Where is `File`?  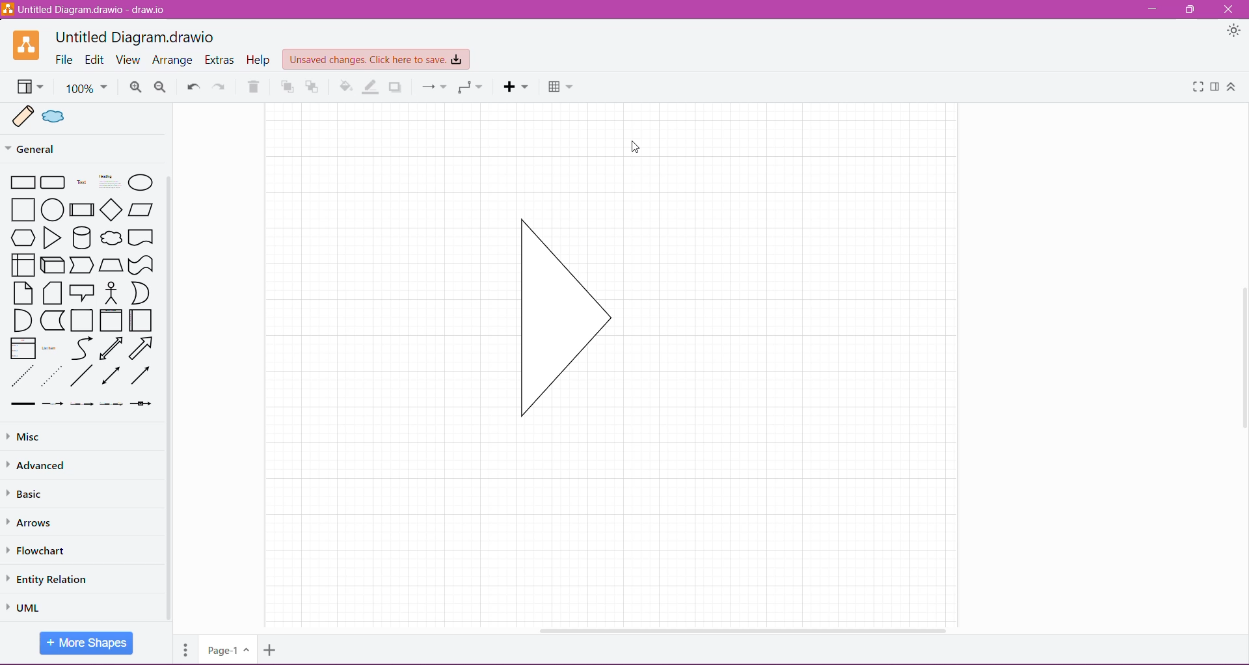 File is located at coordinates (64, 59).